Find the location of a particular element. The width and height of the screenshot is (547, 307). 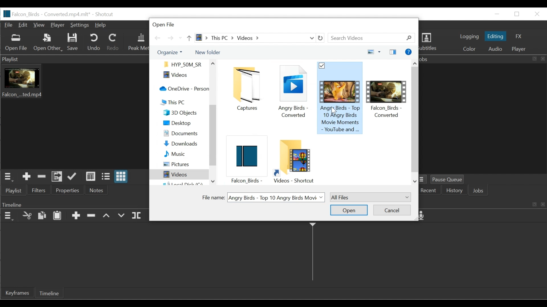

Audio is located at coordinates (496, 49).